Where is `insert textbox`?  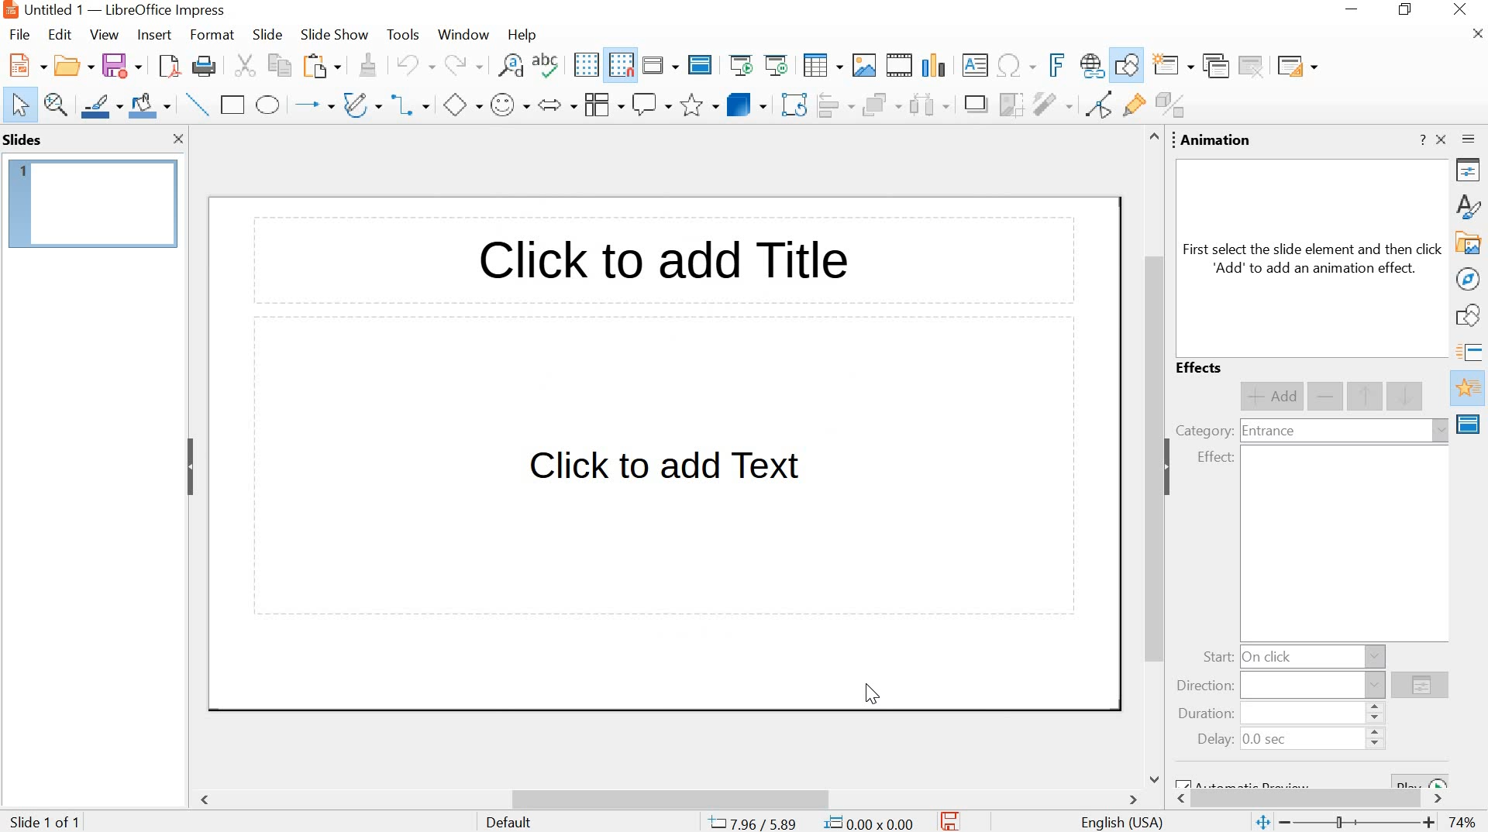
insert textbox is located at coordinates (976, 65).